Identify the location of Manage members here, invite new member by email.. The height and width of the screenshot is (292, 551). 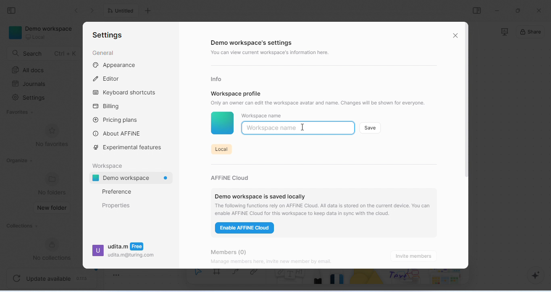
(288, 262).